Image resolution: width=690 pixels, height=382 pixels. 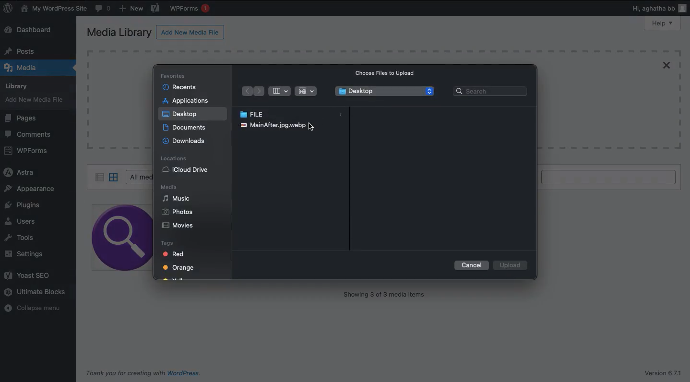 What do you see at coordinates (260, 92) in the screenshot?
I see `Forward` at bounding box center [260, 92].